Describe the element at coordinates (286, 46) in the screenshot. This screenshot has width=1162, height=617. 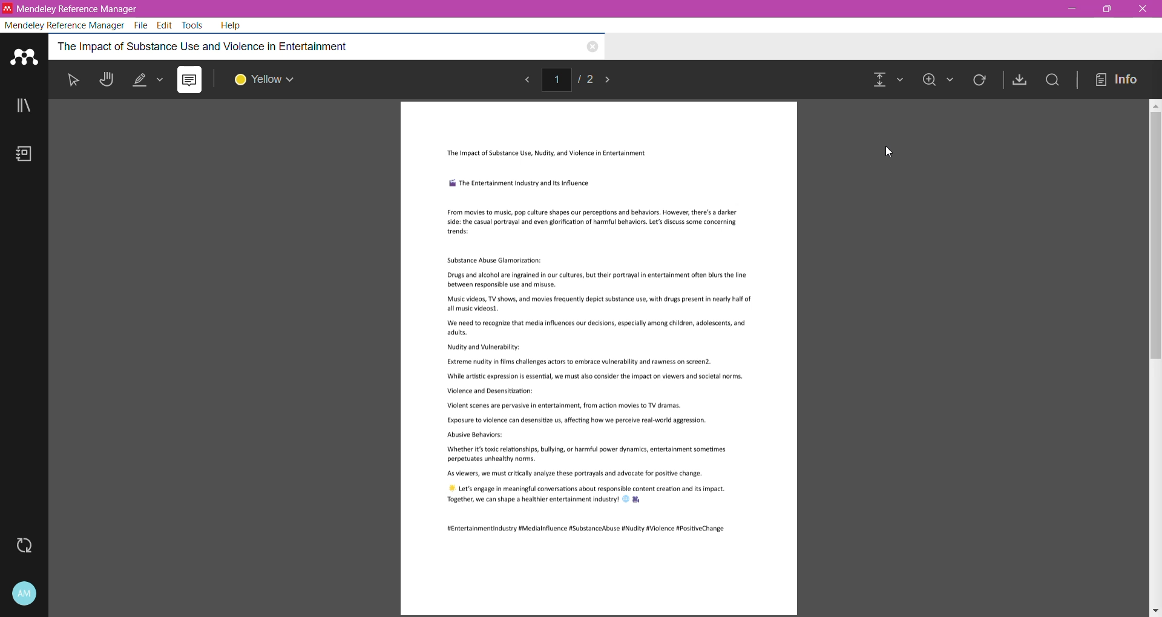
I see `Reference Item Title` at that location.